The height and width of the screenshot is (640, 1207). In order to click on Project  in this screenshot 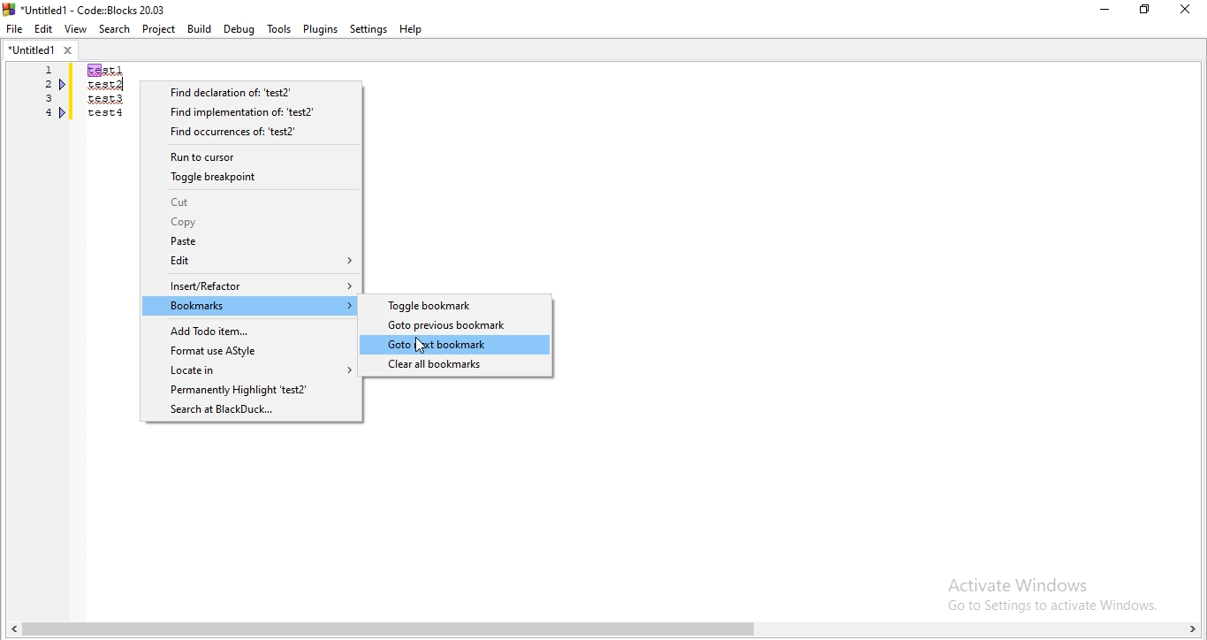, I will do `click(158, 29)`.